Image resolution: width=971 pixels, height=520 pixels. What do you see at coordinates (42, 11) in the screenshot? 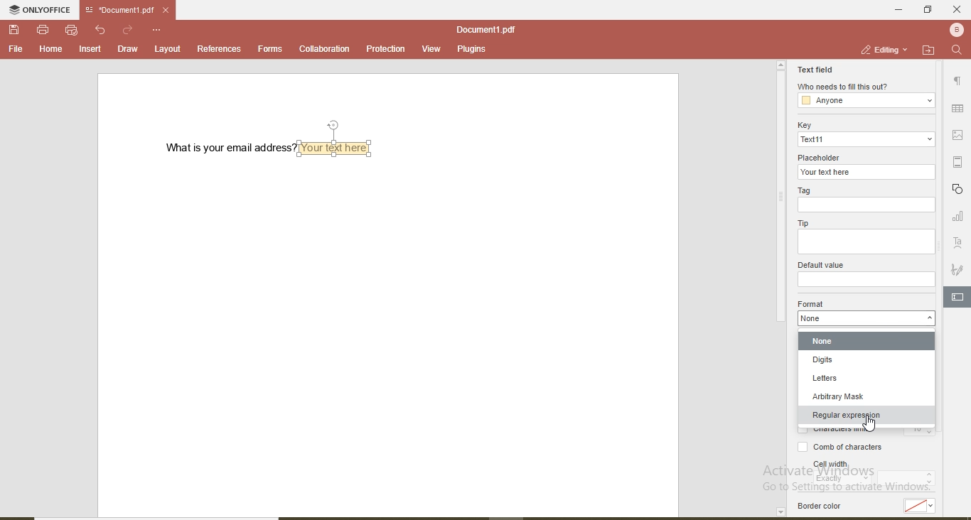
I see `onlyoffice` at bounding box center [42, 11].